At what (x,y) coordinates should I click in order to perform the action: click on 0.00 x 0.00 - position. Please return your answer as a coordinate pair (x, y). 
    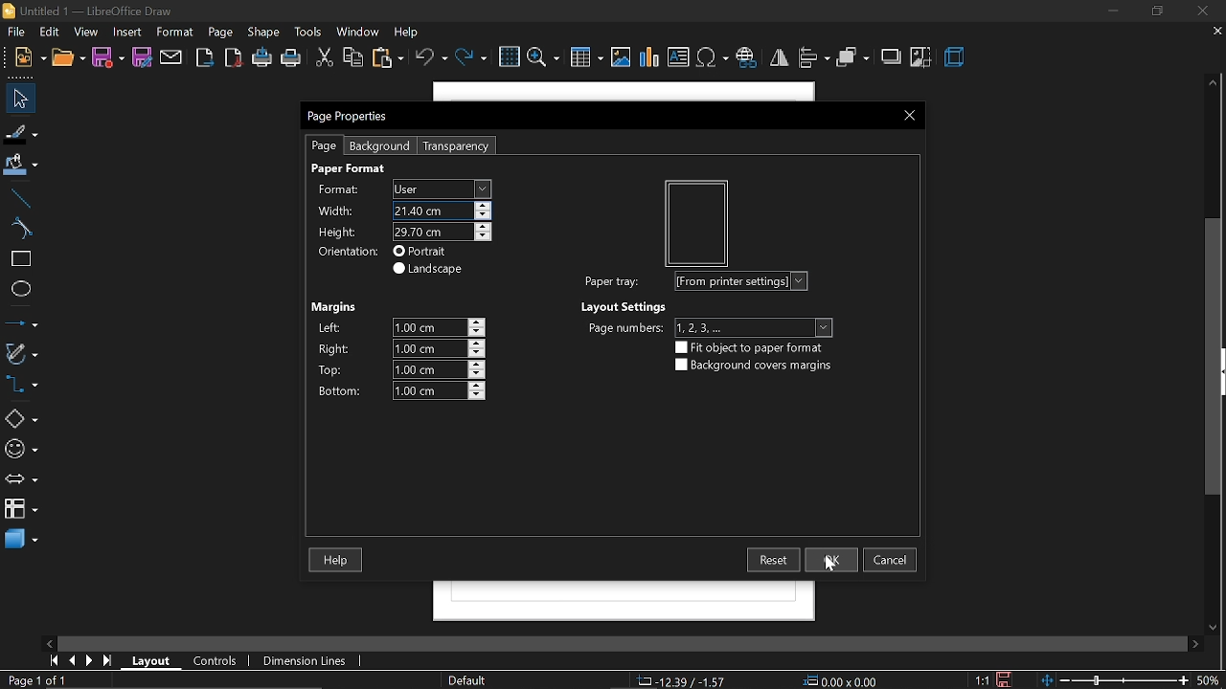
    Looking at the image, I should click on (842, 679).